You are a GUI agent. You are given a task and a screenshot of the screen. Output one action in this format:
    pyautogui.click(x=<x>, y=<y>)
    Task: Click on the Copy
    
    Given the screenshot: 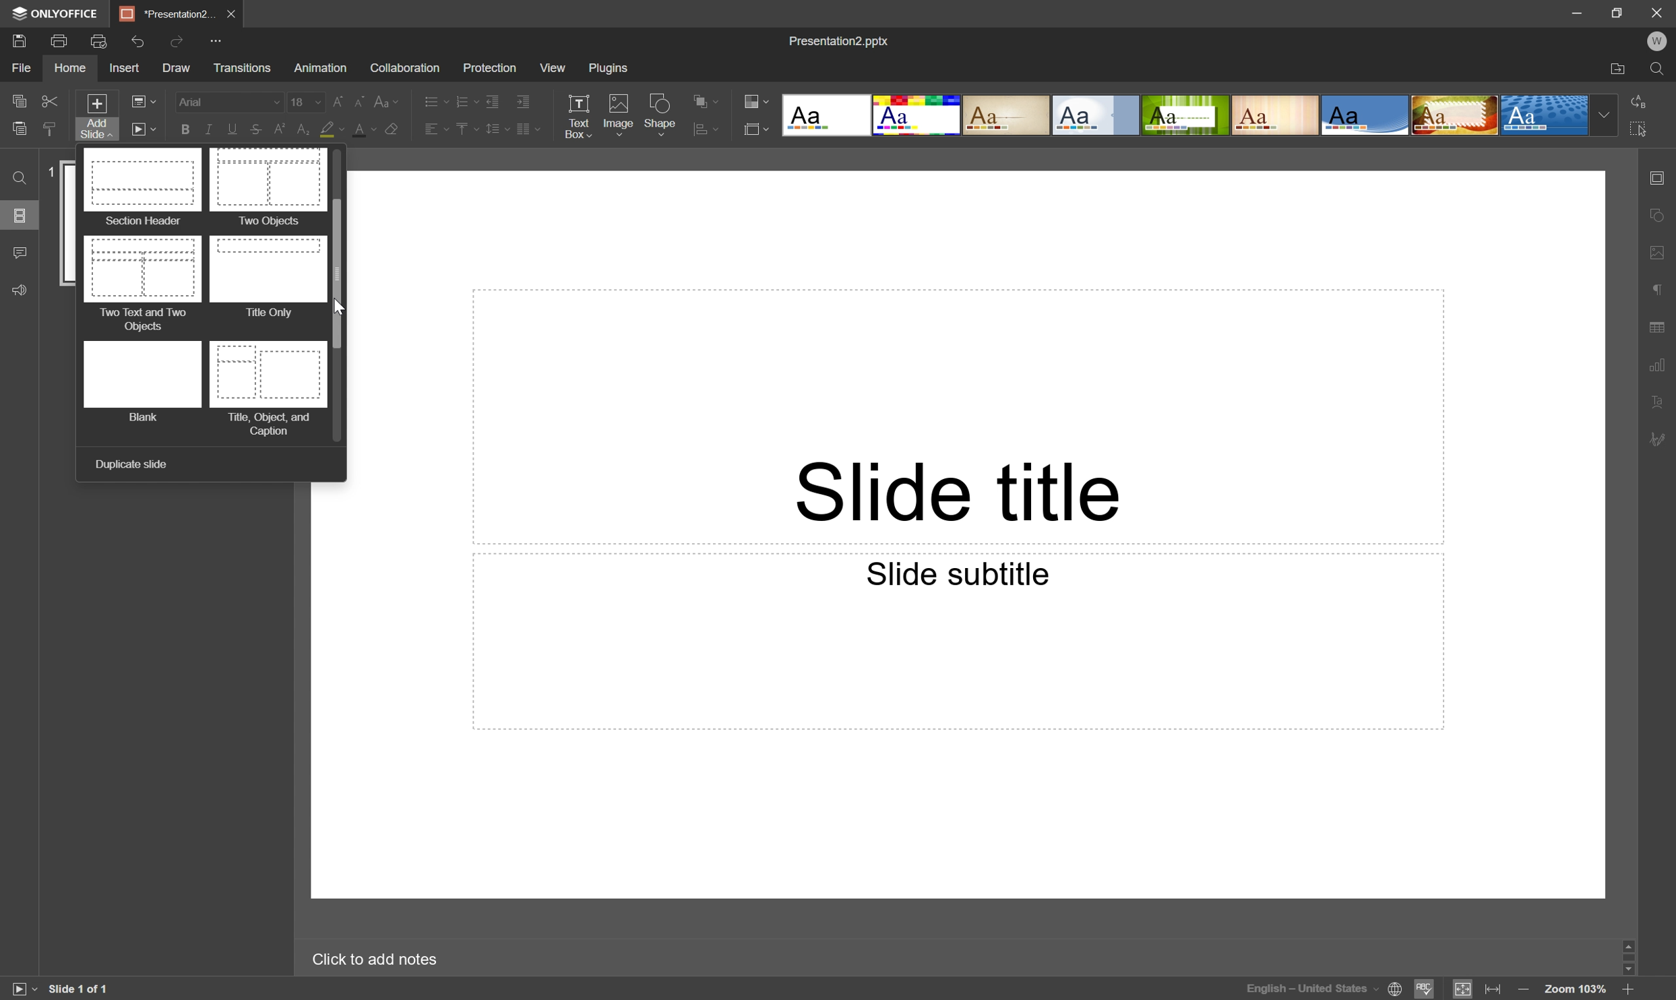 What is the action you would take?
    pyautogui.click(x=21, y=100)
    